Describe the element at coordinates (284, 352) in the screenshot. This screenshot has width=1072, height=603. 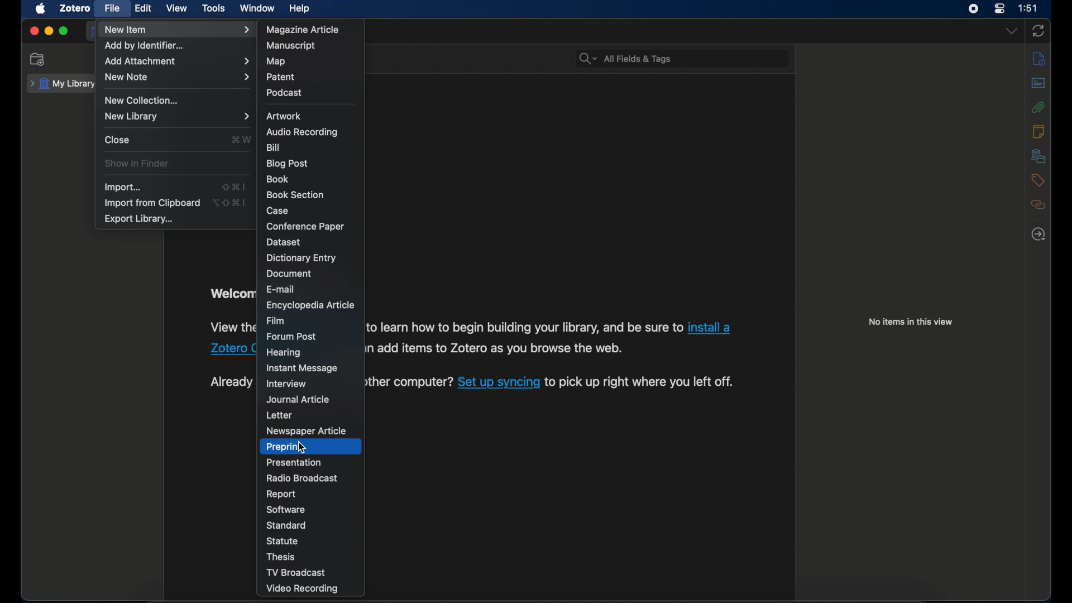
I see `hearing` at that location.